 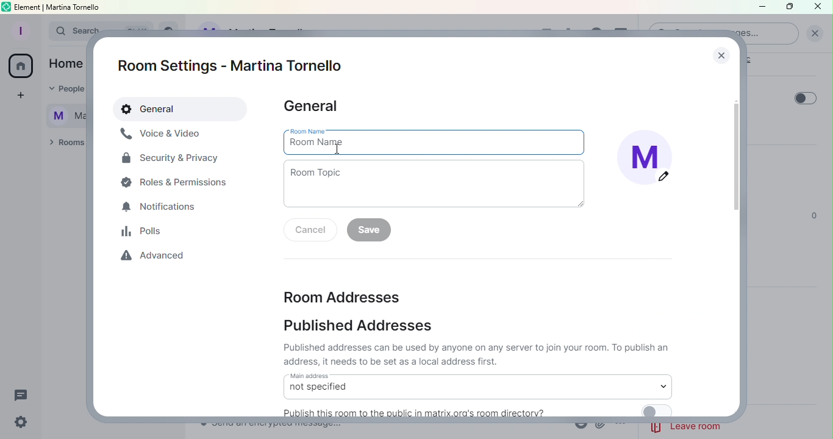 What do you see at coordinates (438, 184) in the screenshot?
I see `Room topic` at bounding box center [438, 184].